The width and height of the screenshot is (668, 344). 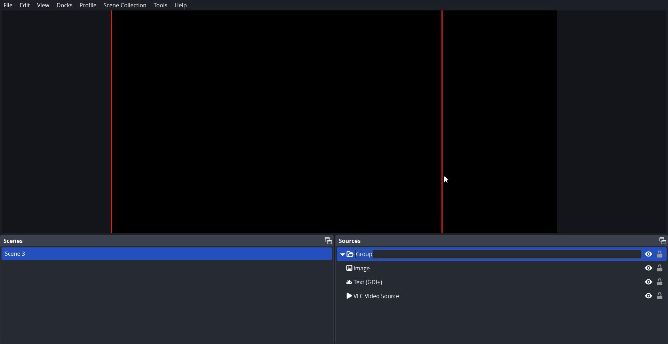 I want to click on Help, so click(x=181, y=5).